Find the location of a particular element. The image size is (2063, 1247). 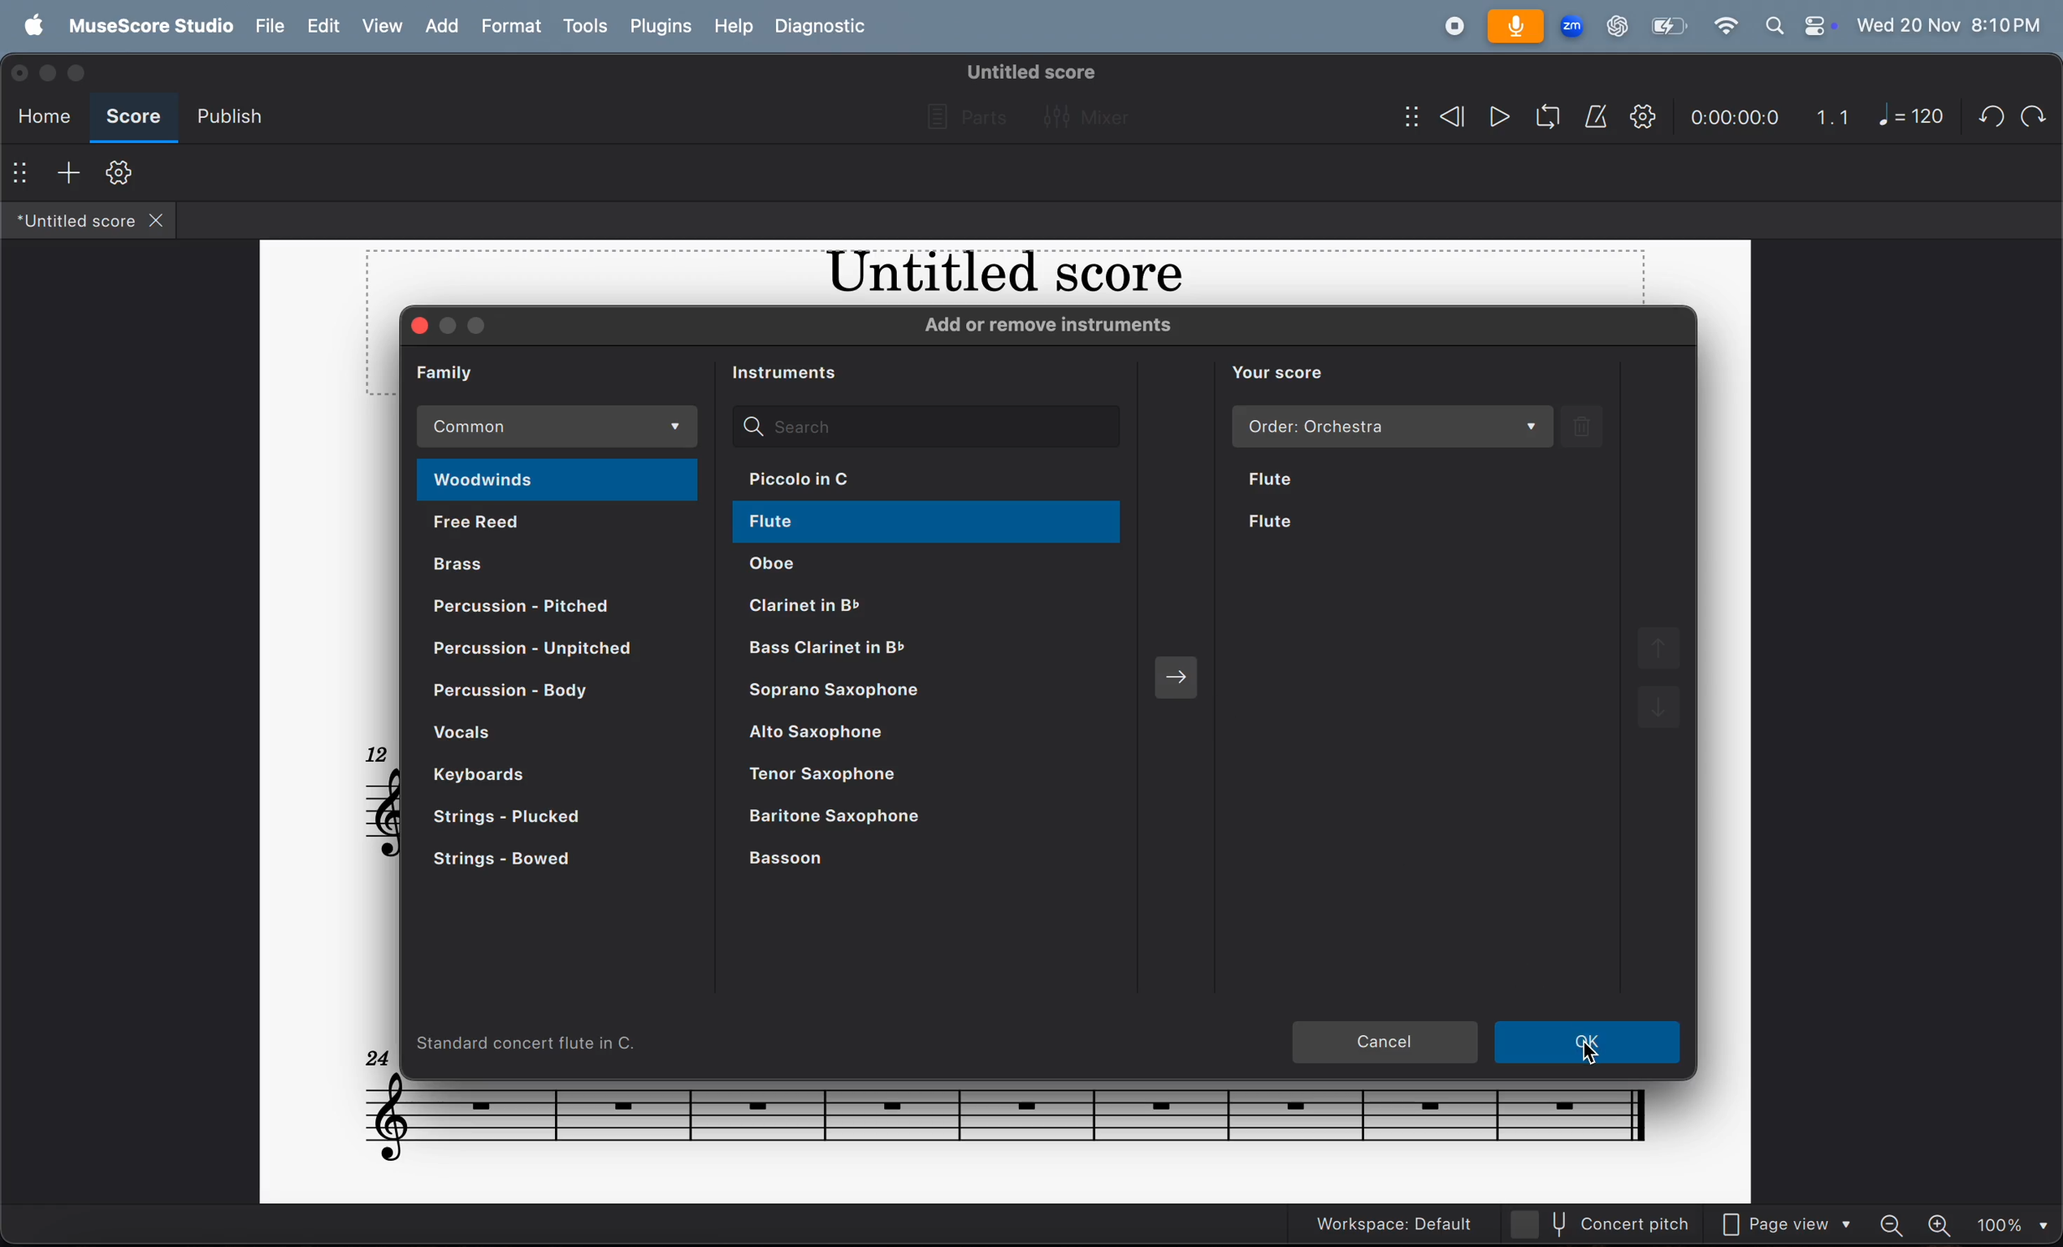

maximize is located at coordinates (82, 72).